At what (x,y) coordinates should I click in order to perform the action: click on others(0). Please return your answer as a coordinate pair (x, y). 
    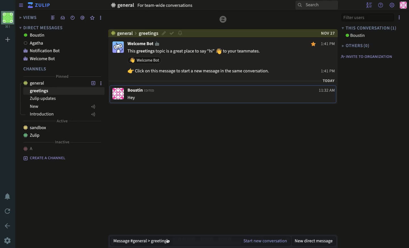
    Looking at the image, I should click on (354, 46).